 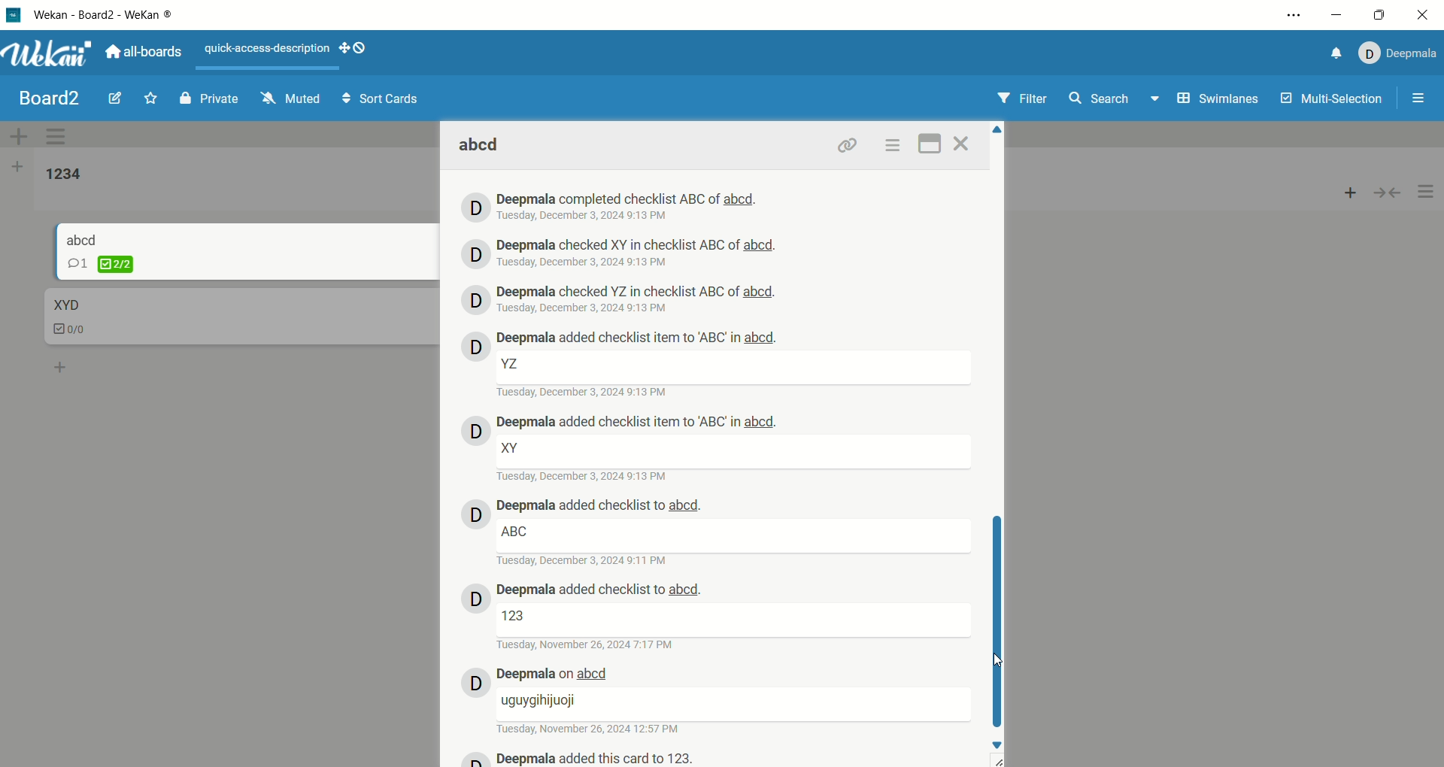 I want to click on multi-selection, so click(x=1333, y=99).